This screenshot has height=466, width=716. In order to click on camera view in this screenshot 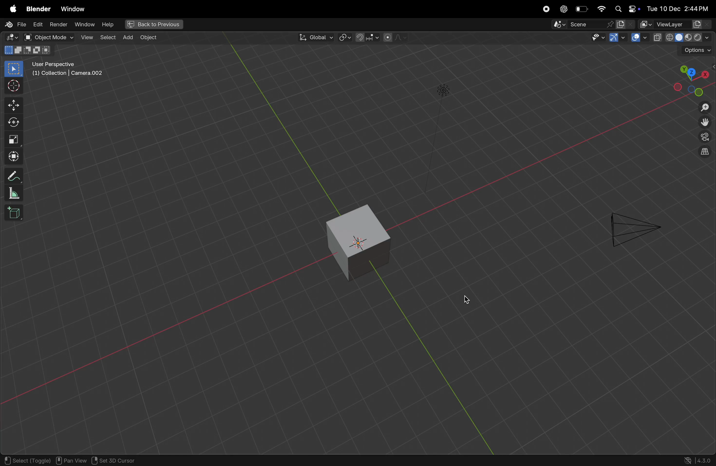, I will do `click(704, 139)`.